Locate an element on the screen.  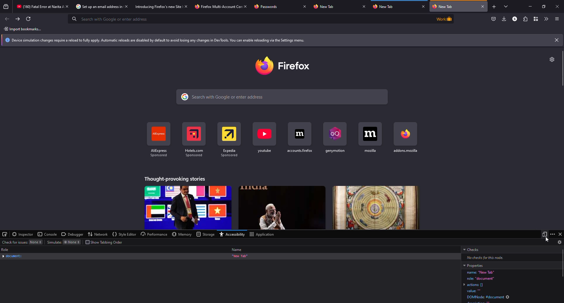
tab is located at coordinates (96, 7).